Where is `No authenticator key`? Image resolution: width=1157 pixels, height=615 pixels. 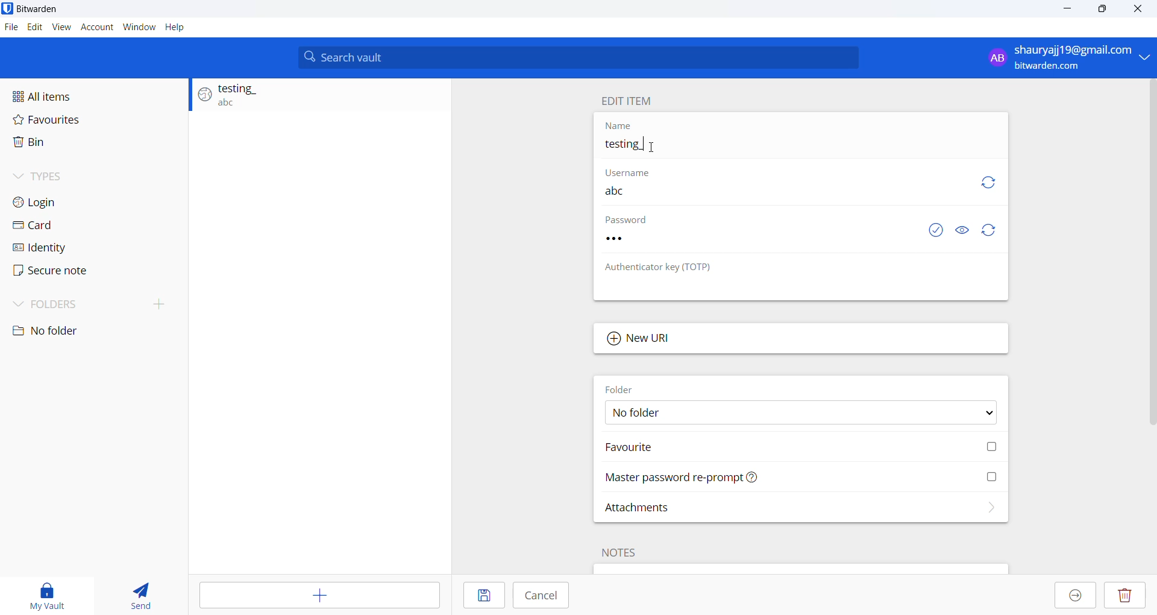
No authenticator key is located at coordinates (733, 291).